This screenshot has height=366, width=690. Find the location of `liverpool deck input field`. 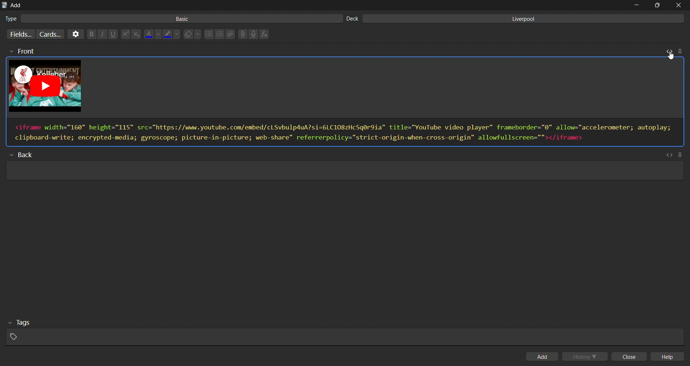

liverpool deck input field is located at coordinates (517, 19).